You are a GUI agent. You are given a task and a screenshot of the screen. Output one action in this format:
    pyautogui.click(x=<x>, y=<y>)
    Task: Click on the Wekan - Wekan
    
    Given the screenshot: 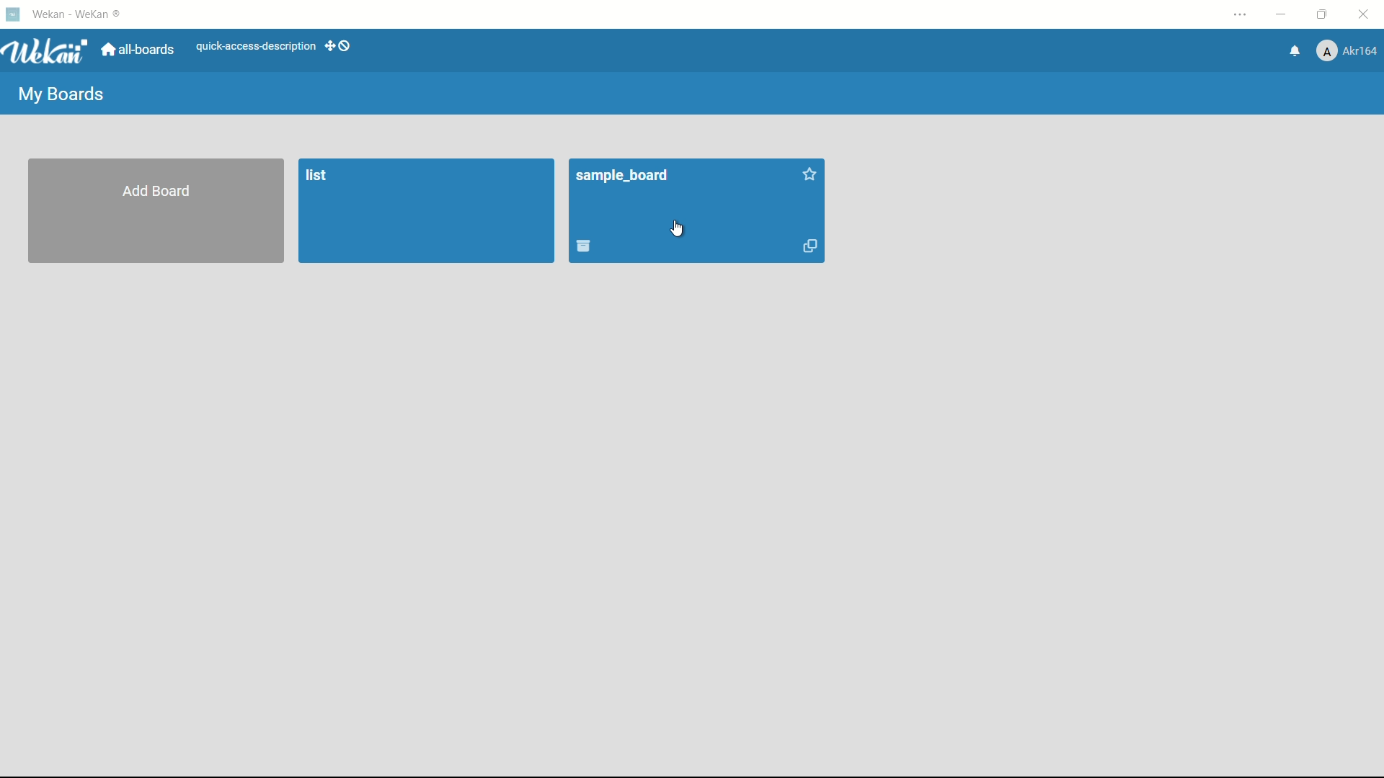 What is the action you would take?
    pyautogui.click(x=79, y=16)
    